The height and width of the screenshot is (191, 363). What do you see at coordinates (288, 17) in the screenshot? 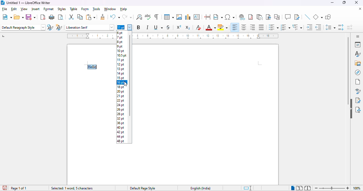
I see `insert comment` at bounding box center [288, 17].